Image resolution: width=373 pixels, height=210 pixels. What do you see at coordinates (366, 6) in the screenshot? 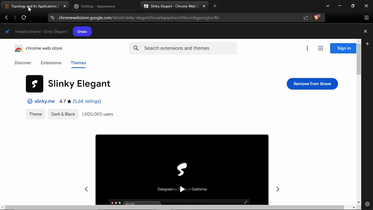
I see `Close` at bounding box center [366, 6].